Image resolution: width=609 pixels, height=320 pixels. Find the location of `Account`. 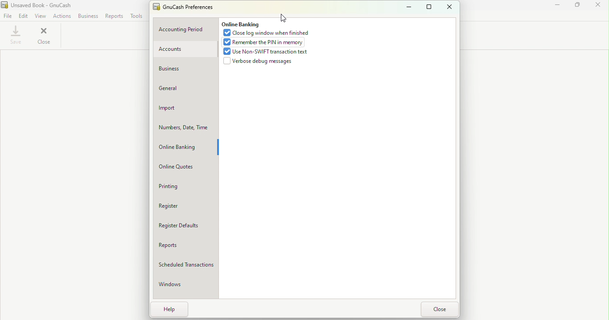

Account is located at coordinates (184, 49).